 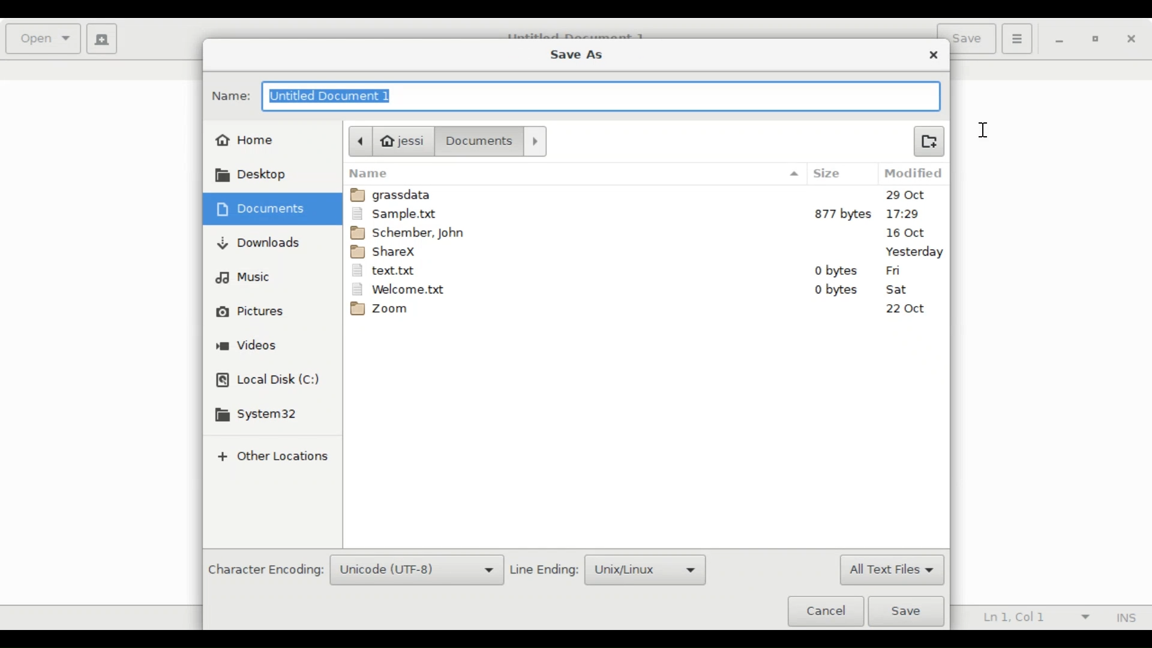 I want to click on Restore, so click(x=1097, y=41).